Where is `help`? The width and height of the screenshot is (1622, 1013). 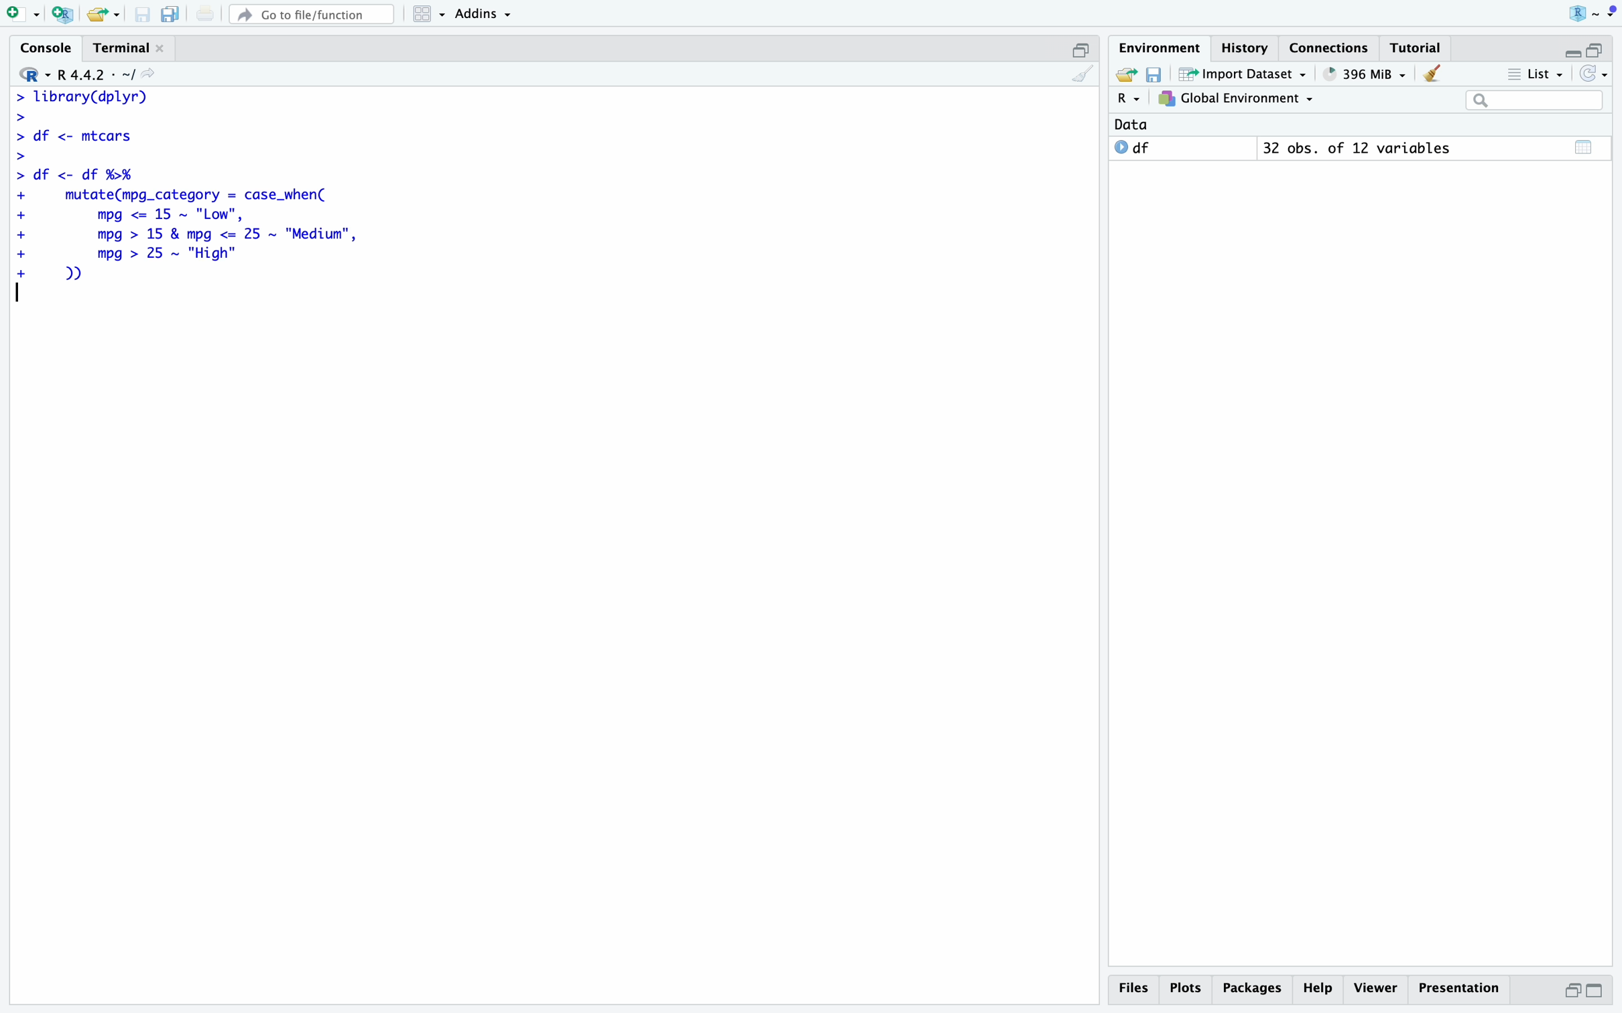 help is located at coordinates (1318, 990).